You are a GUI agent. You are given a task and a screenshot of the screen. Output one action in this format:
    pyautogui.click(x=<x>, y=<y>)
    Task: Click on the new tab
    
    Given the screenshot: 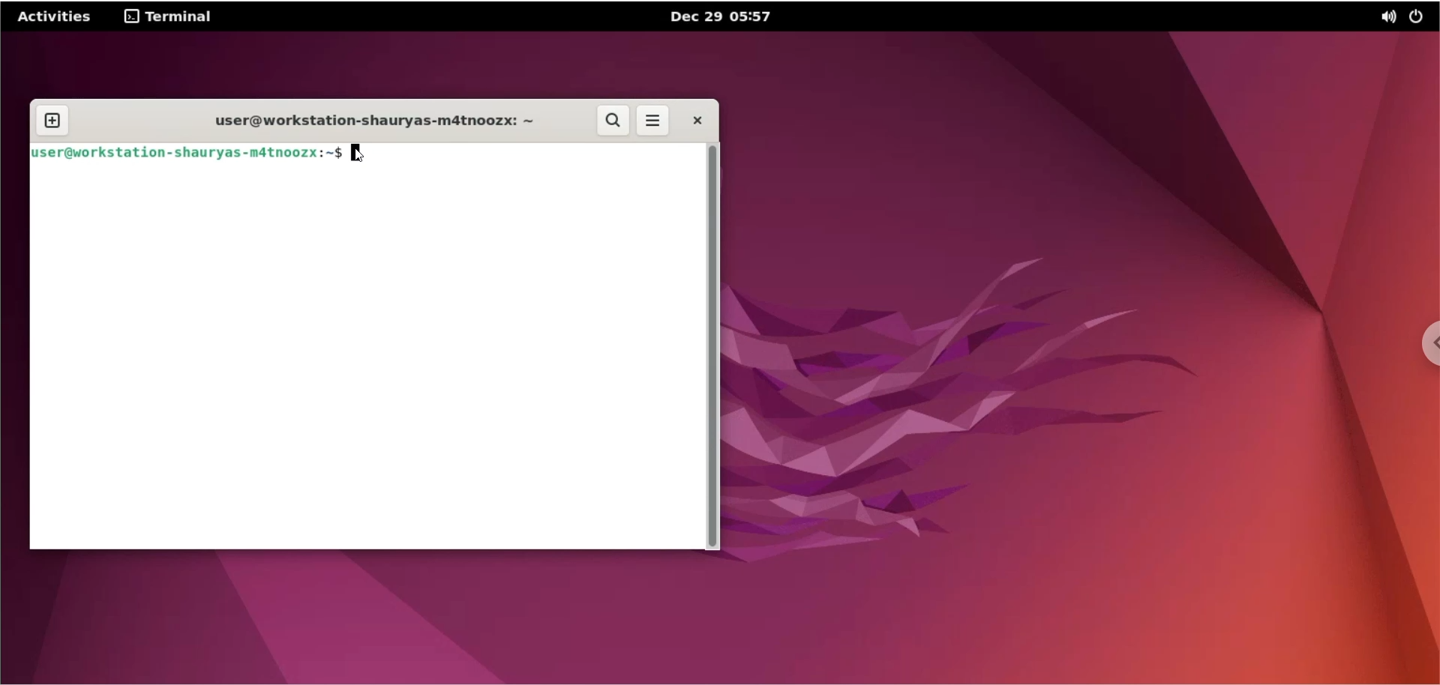 What is the action you would take?
    pyautogui.click(x=51, y=120)
    